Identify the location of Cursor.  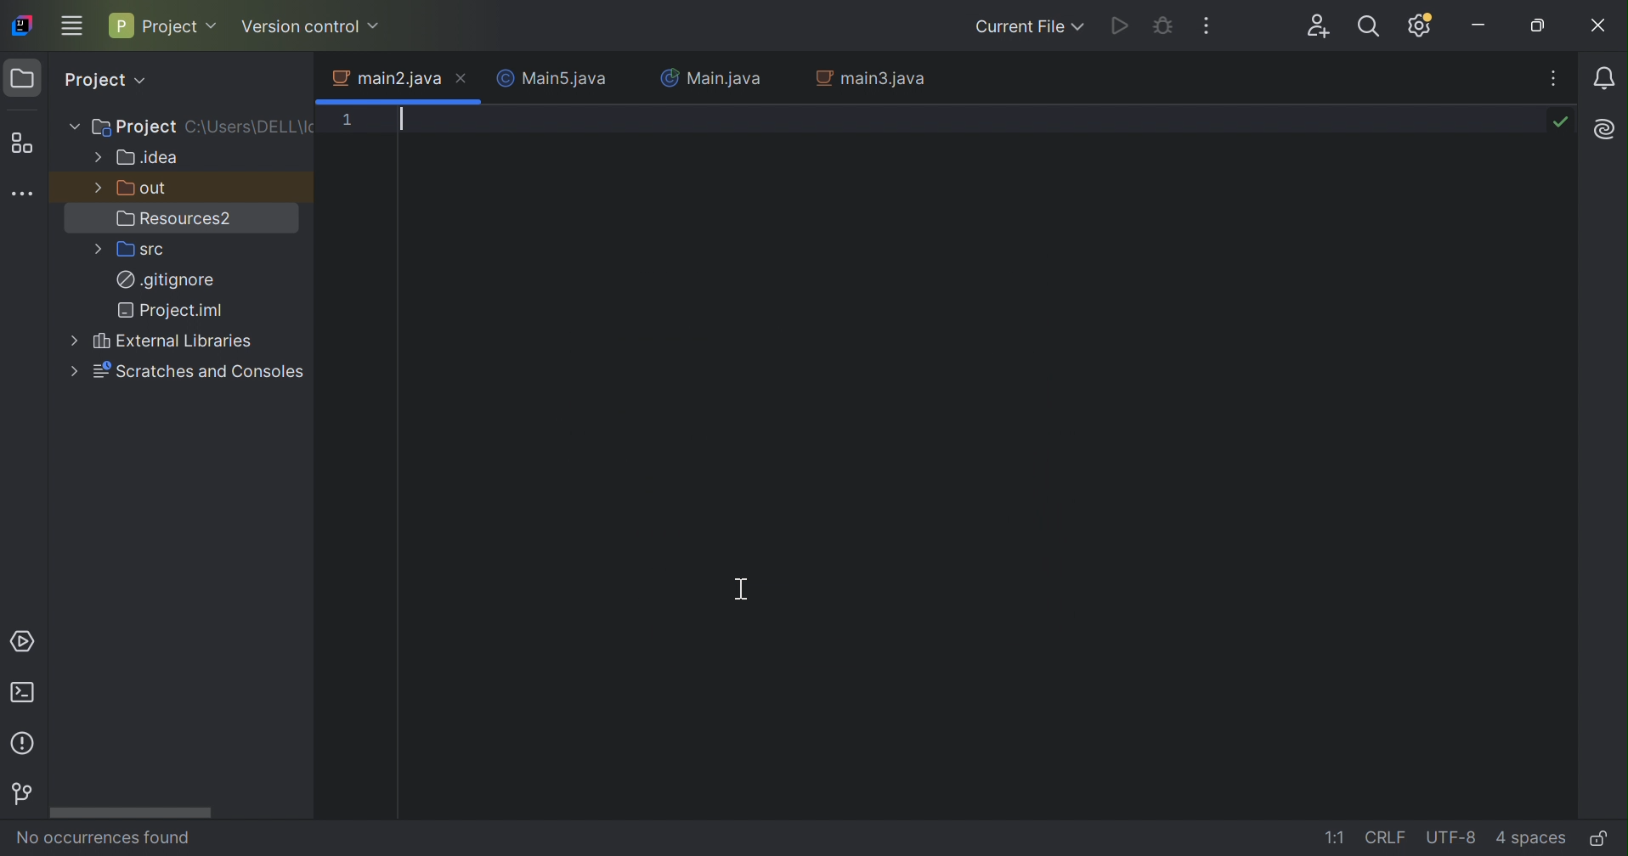
(742, 589).